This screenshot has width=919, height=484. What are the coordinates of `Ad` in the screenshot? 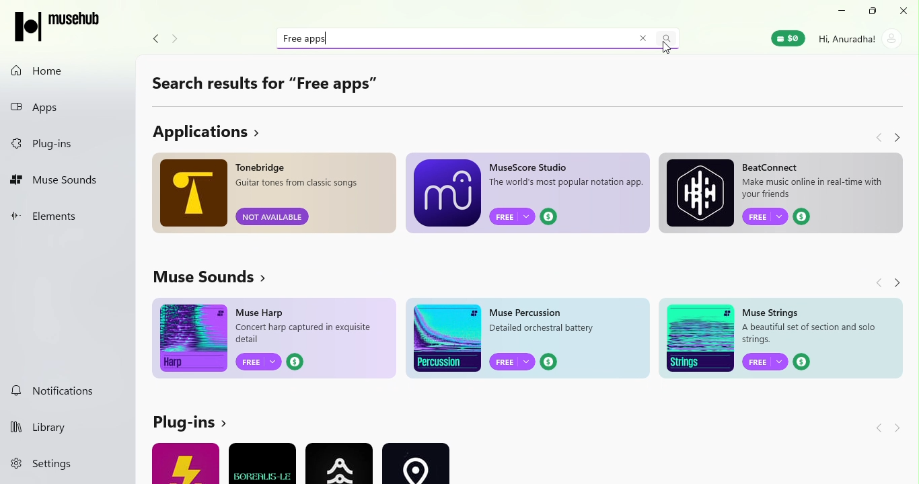 It's located at (529, 193).